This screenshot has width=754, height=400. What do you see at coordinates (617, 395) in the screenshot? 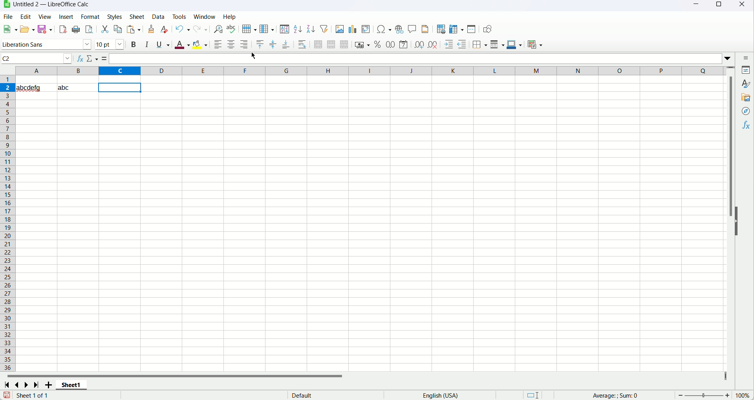
I see `average:; sum:0` at bounding box center [617, 395].